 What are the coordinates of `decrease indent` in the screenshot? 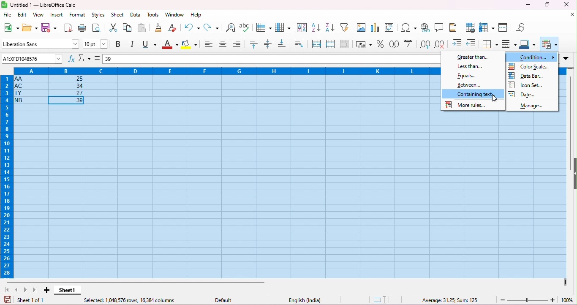 It's located at (471, 44).